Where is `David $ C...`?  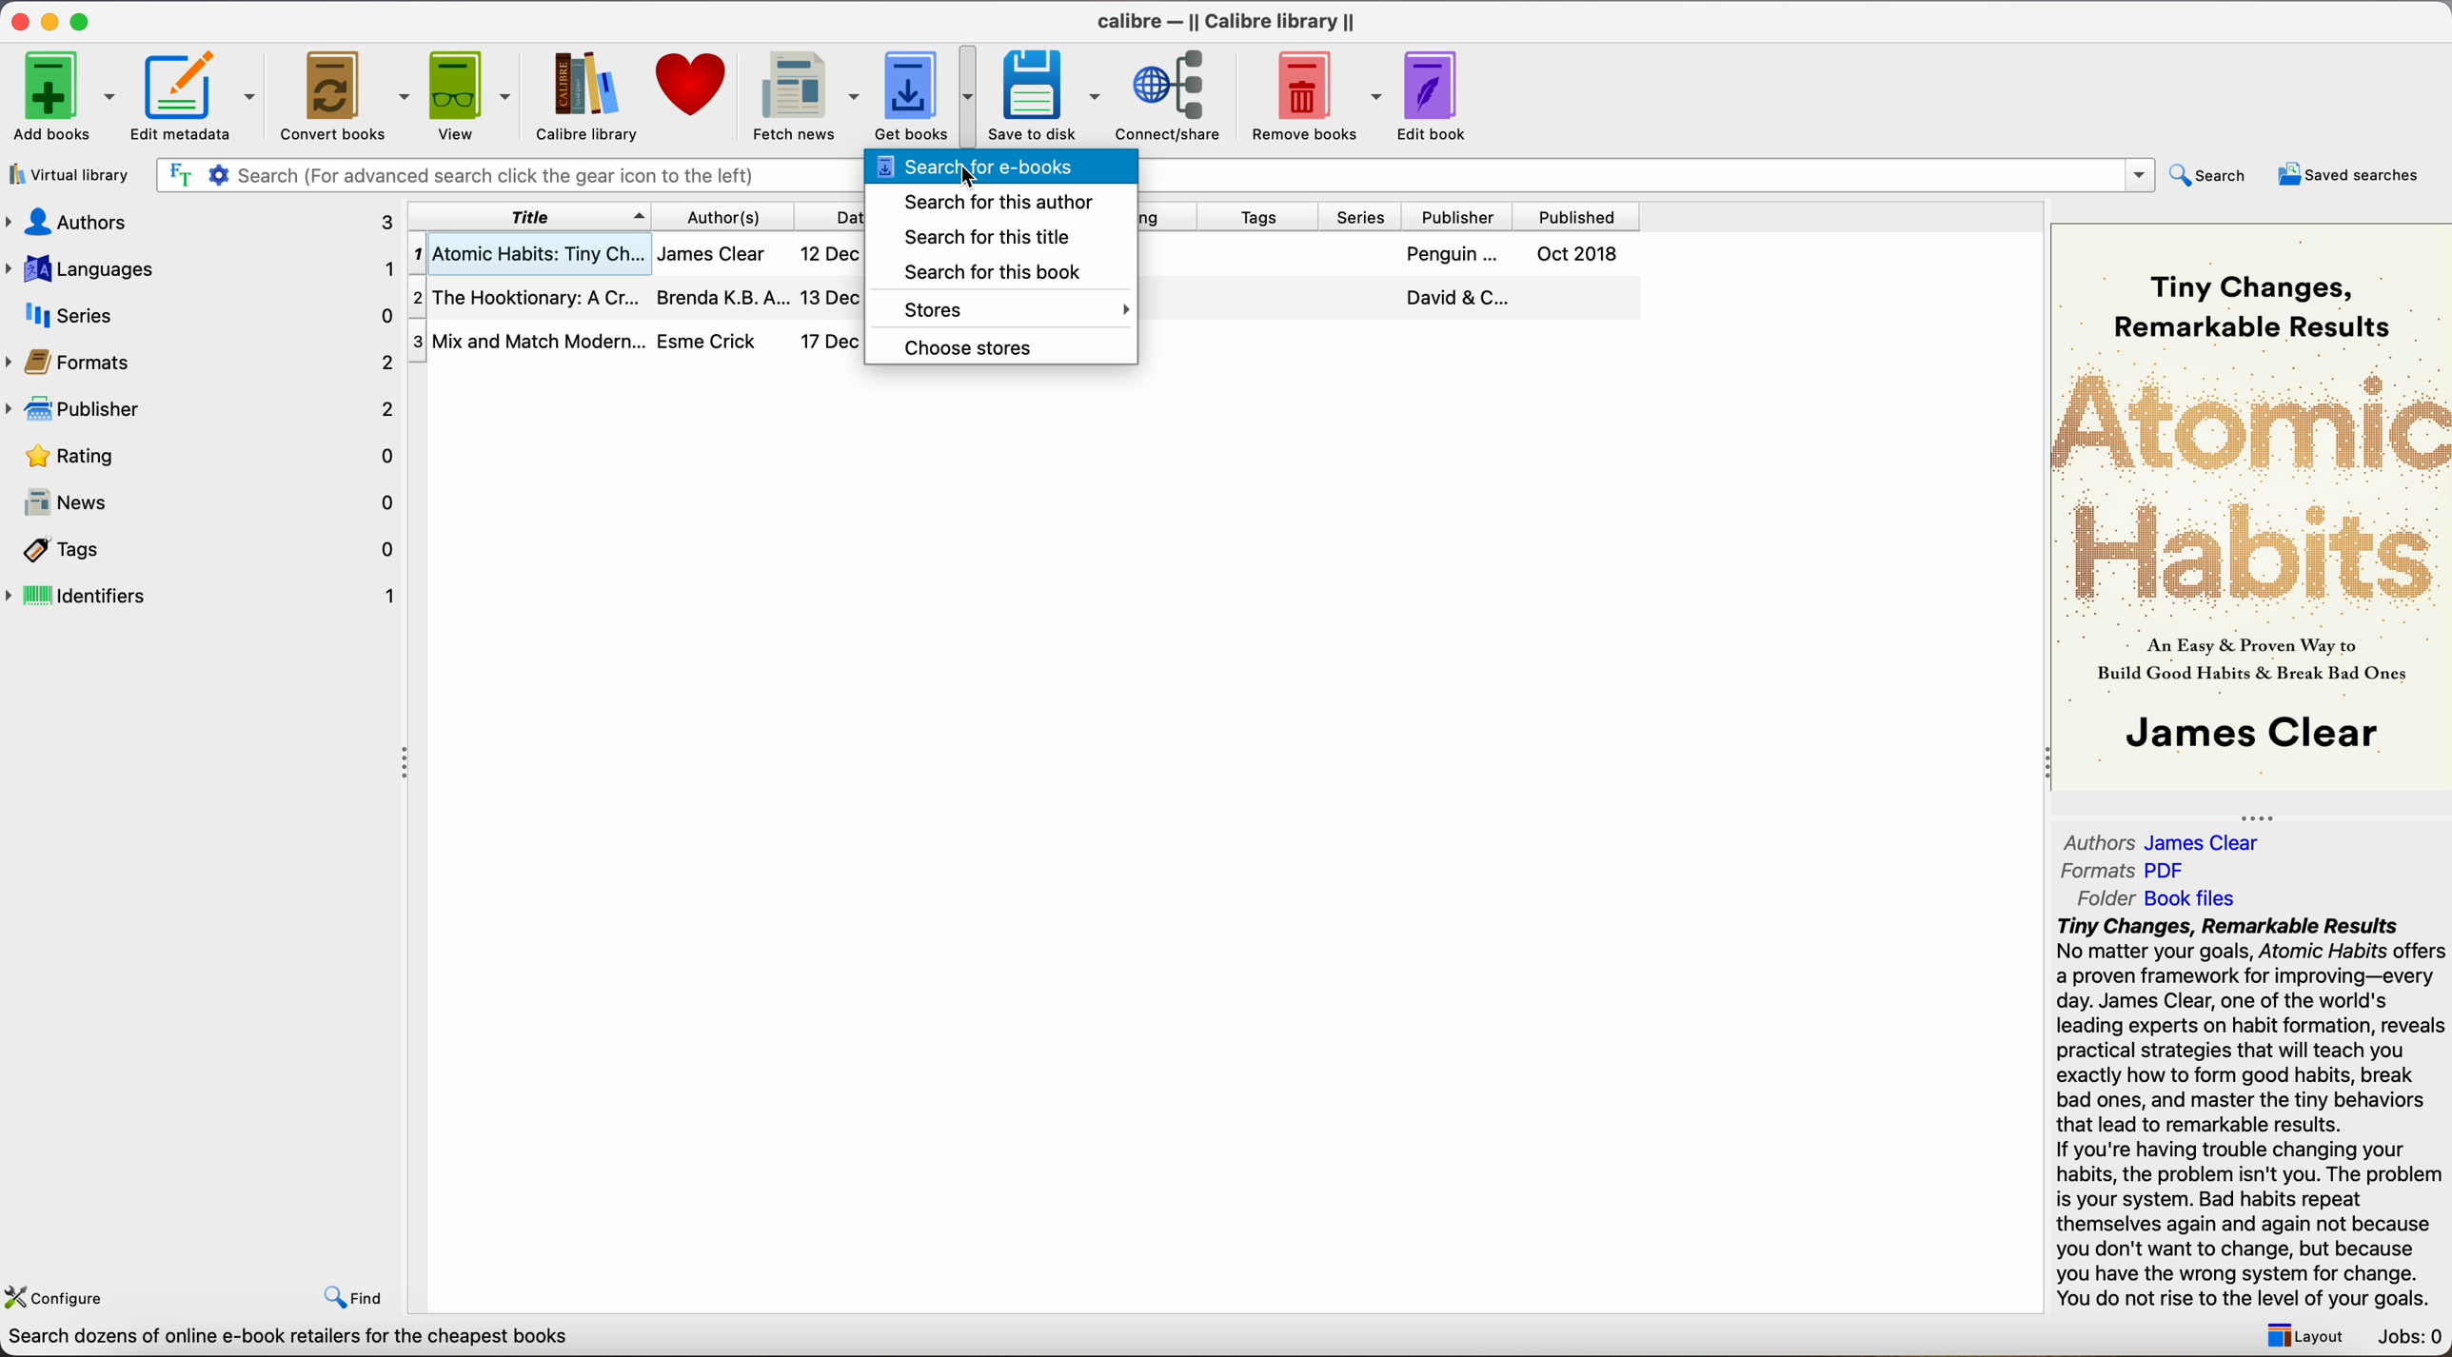
David $ C... is located at coordinates (1457, 297).